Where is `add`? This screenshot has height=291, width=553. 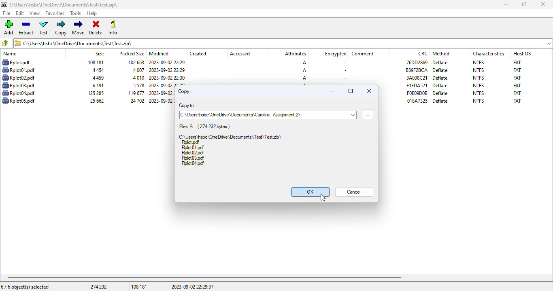 add is located at coordinates (9, 27).